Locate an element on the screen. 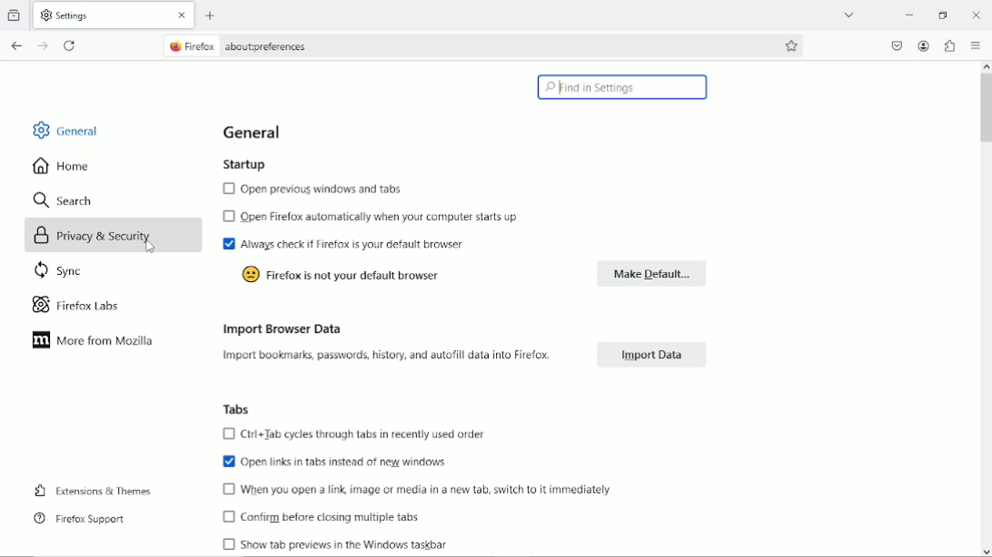 The width and height of the screenshot is (992, 557). open application menu is located at coordinates (978, 46).